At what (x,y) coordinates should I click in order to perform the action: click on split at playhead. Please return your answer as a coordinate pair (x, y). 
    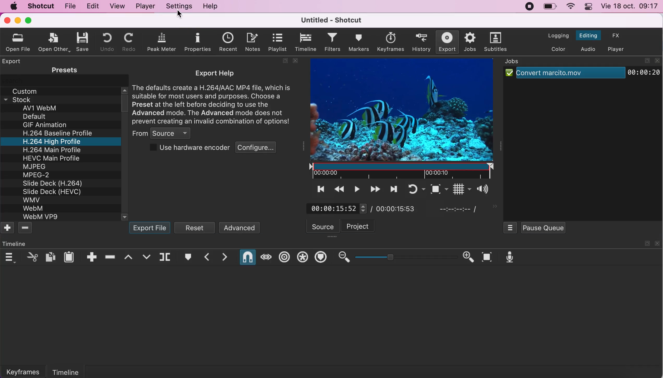
    Looking at the image, I should click on (167, 258).